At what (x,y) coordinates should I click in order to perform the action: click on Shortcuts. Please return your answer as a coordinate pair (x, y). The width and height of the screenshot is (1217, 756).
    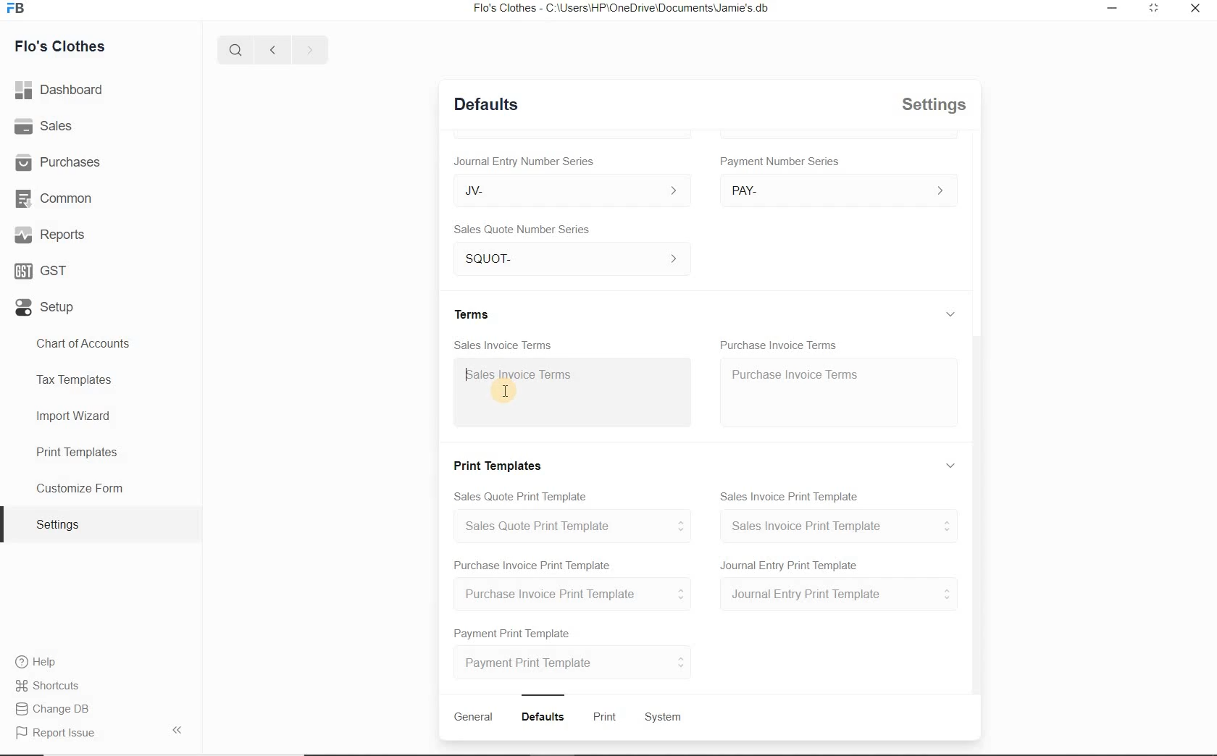
    Looking at the image, I should click on (48, 686).